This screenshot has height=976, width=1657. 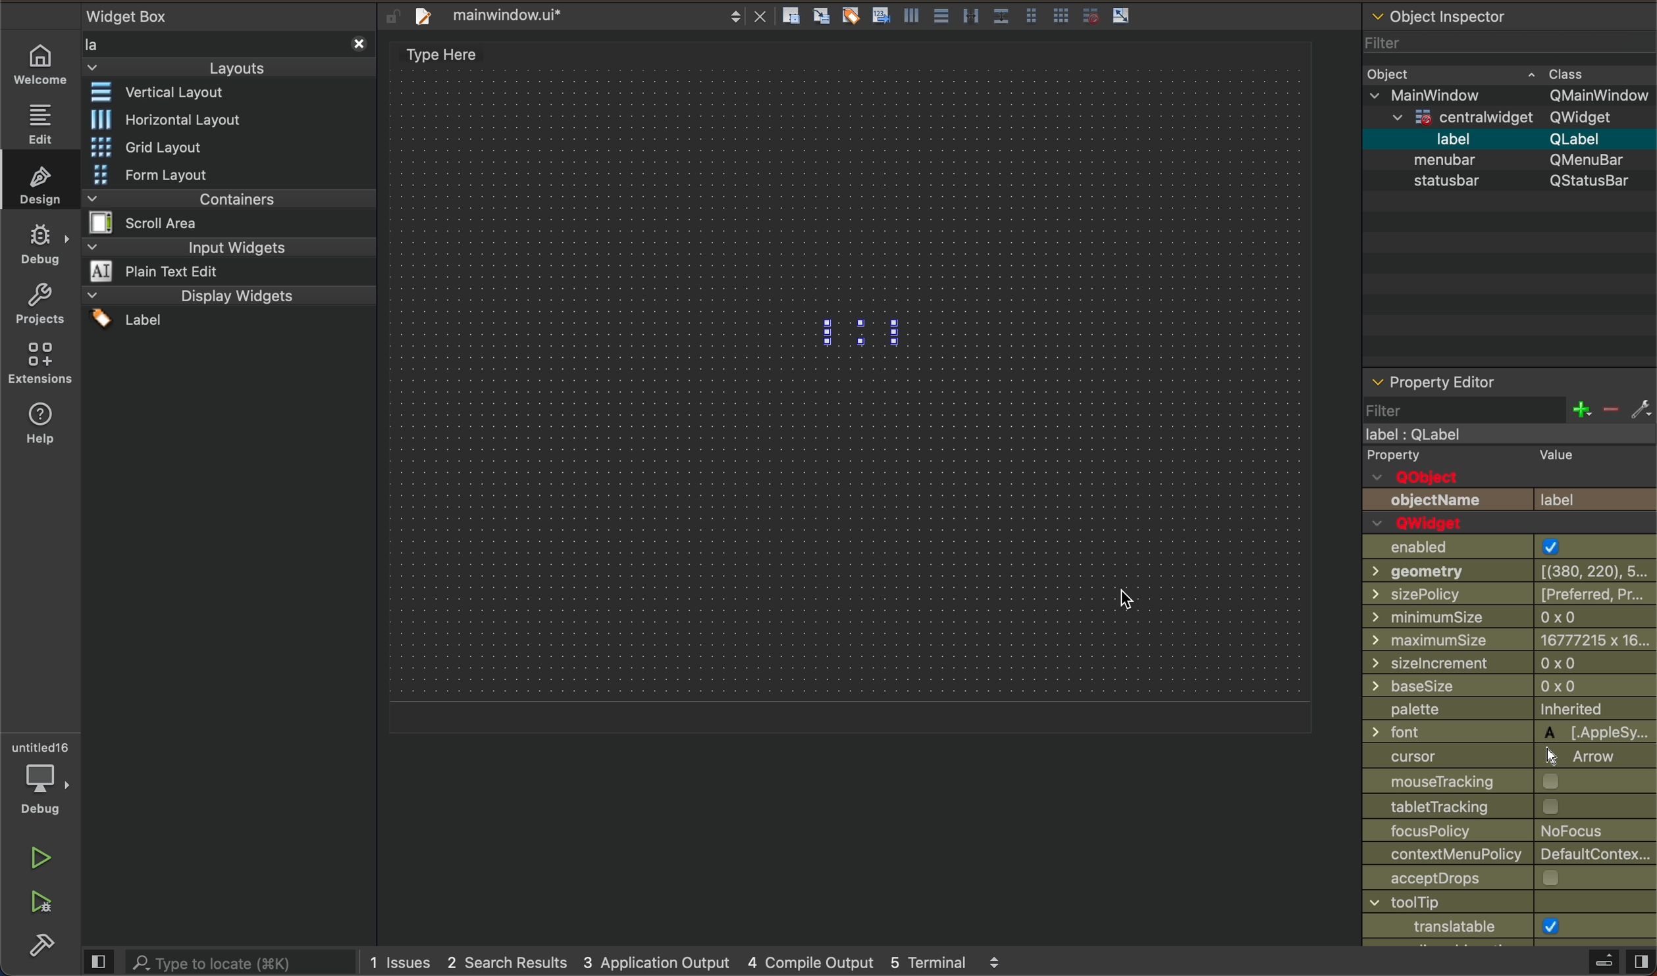 I want to click on palette, so click(x=1509, y=709).